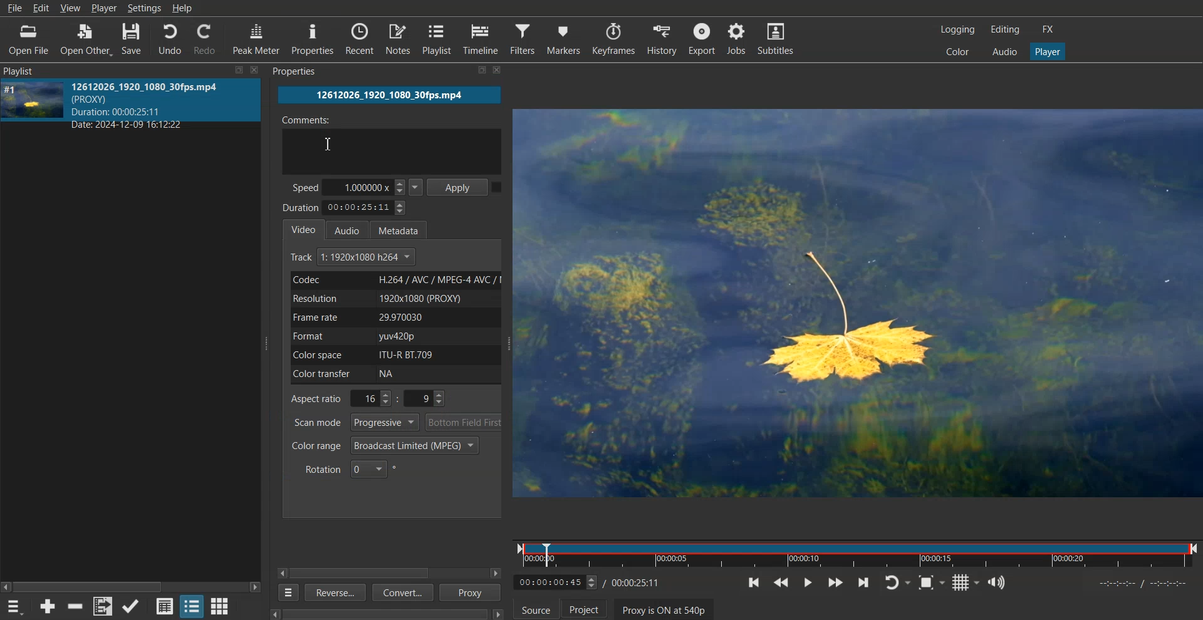 This screenshot has width=1203, height=620. I want to click on MP4 cover image, so click(31, 99).